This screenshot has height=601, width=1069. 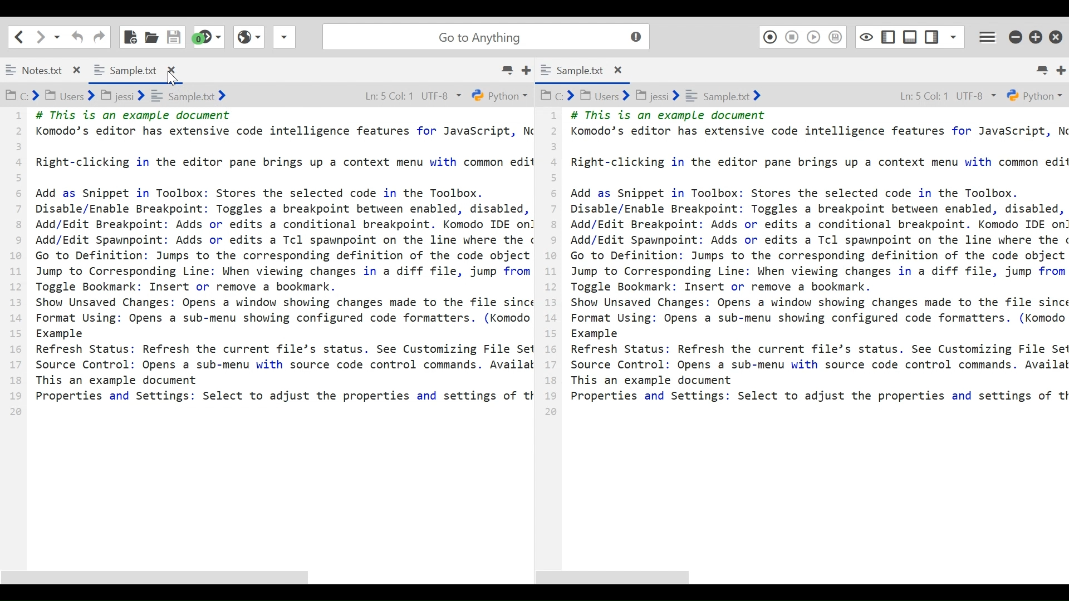 What do you see at coordinates (21, 36) in the screenshot?
I see `Go back one location` at bounding box center [21, 36].